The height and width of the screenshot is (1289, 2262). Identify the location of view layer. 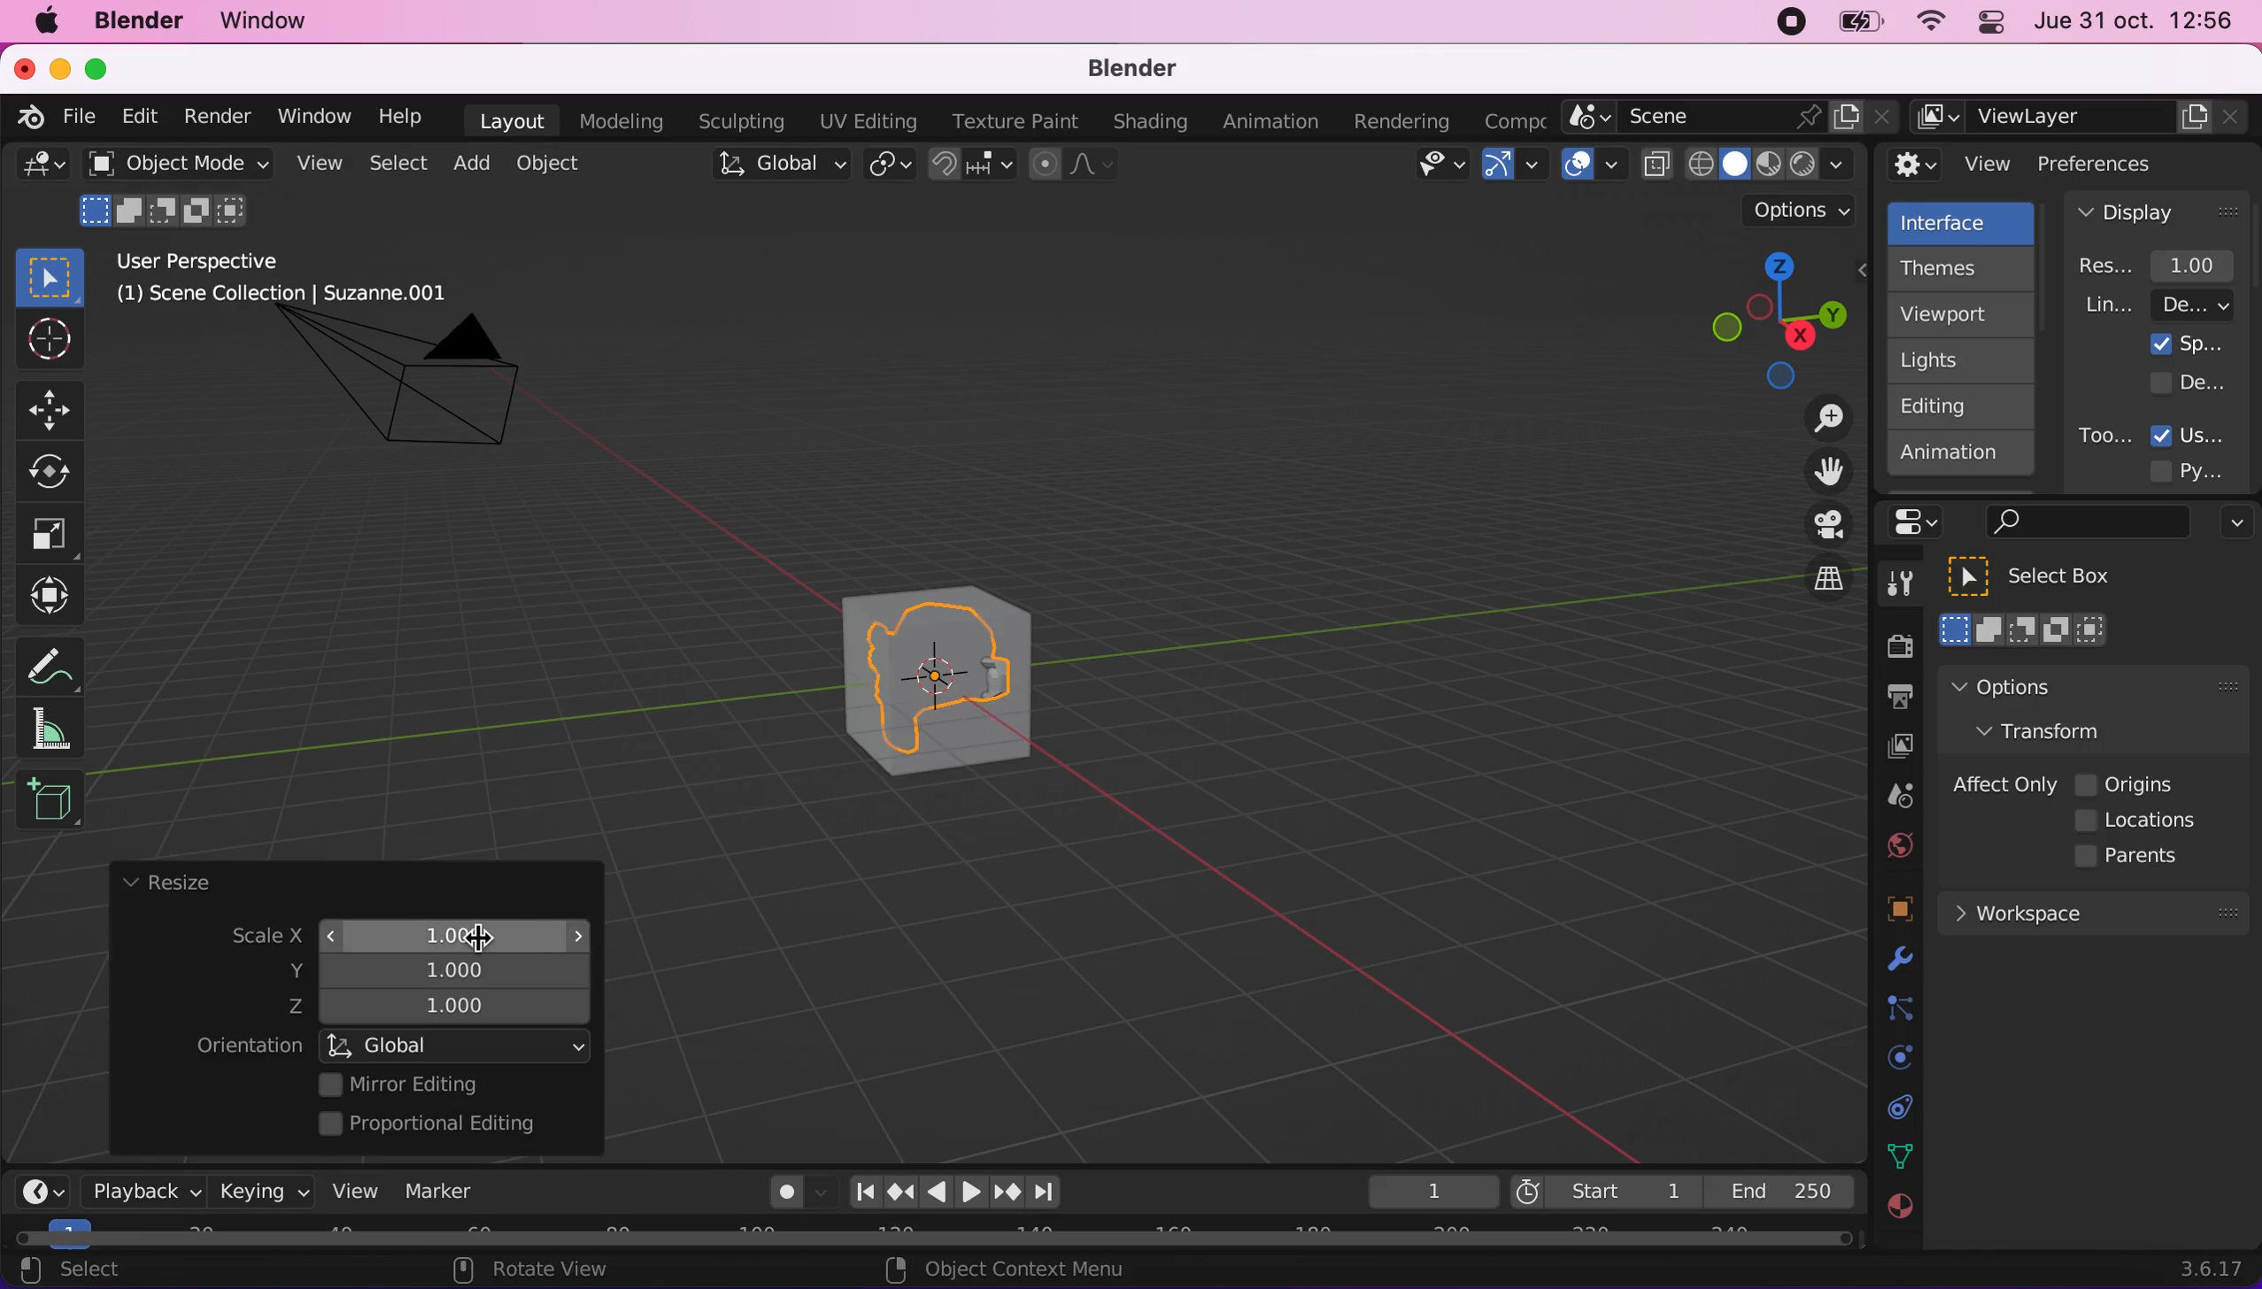
(2082, 118).